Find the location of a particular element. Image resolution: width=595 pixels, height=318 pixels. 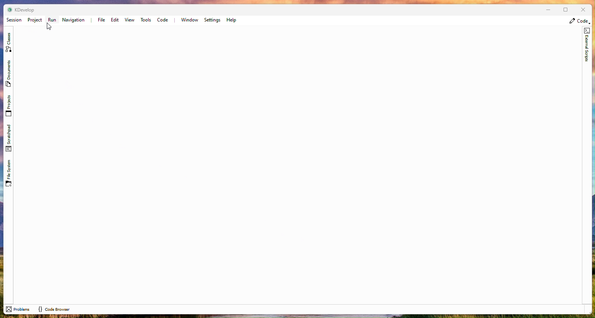

Minimize is located at coordinates (545, 10).